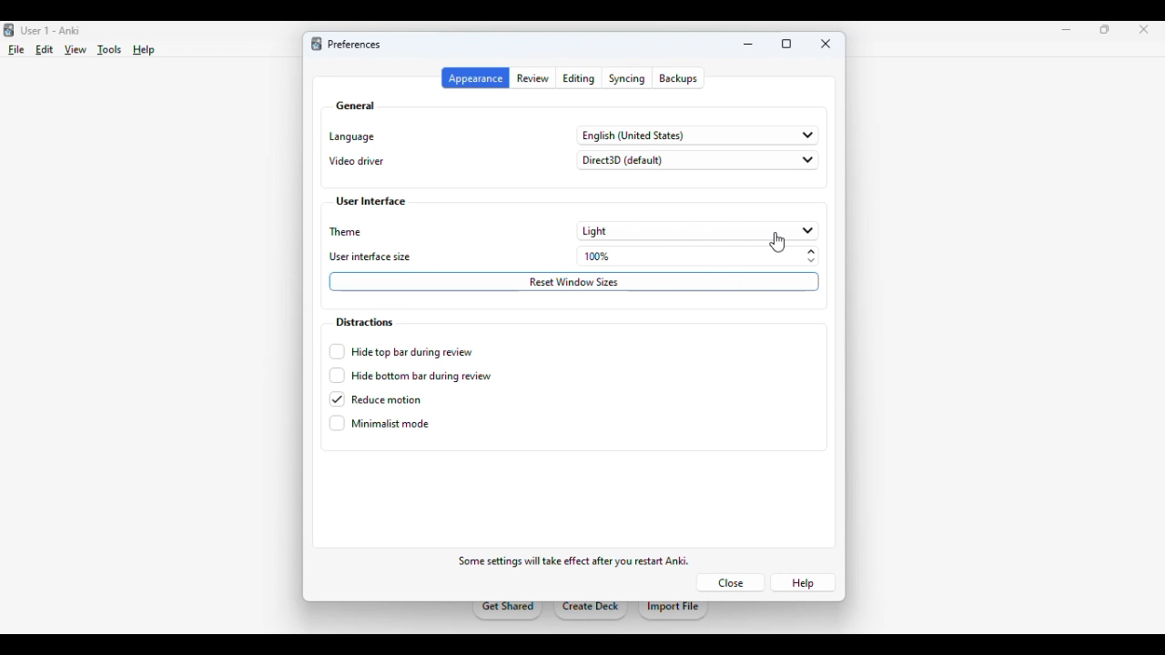  Describe the element at coordinates (749, 45) in the screenshot. I see `minimize` at that location.